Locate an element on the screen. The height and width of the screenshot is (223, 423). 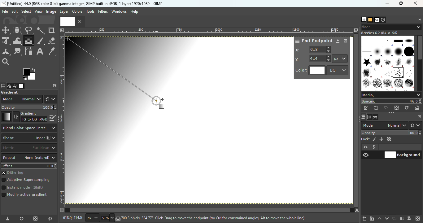
Color picker tool is located at coordinates (52, 52).